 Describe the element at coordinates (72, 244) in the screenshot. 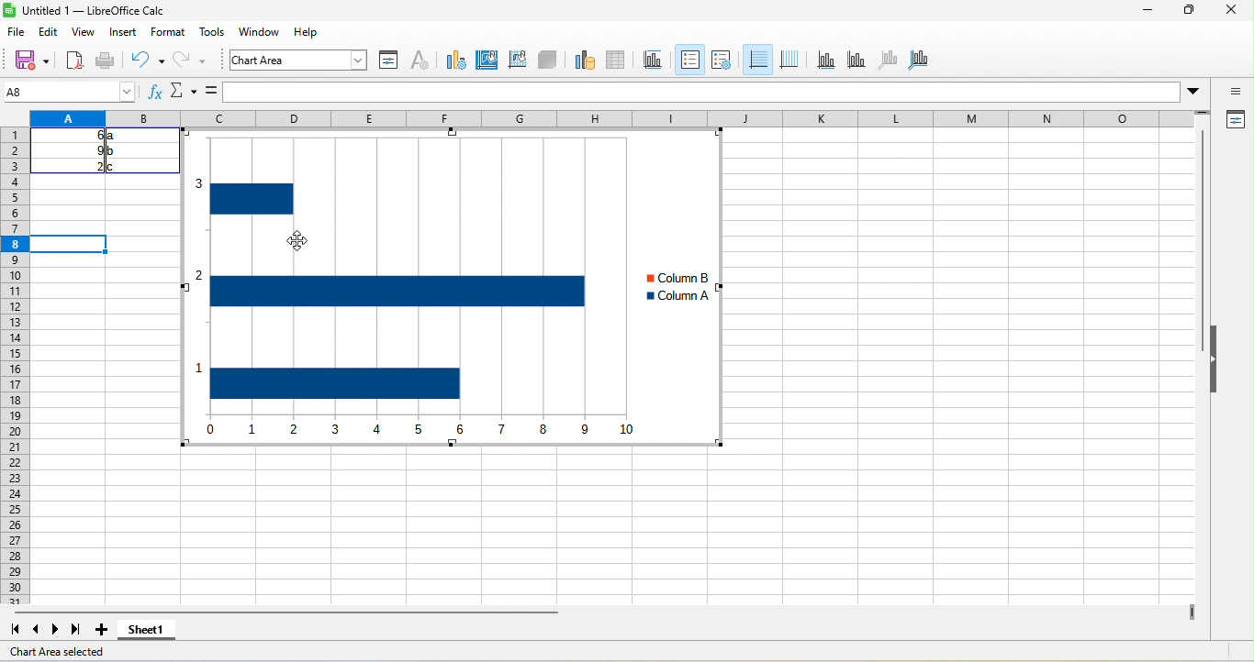

I see `cell selected` at that location.